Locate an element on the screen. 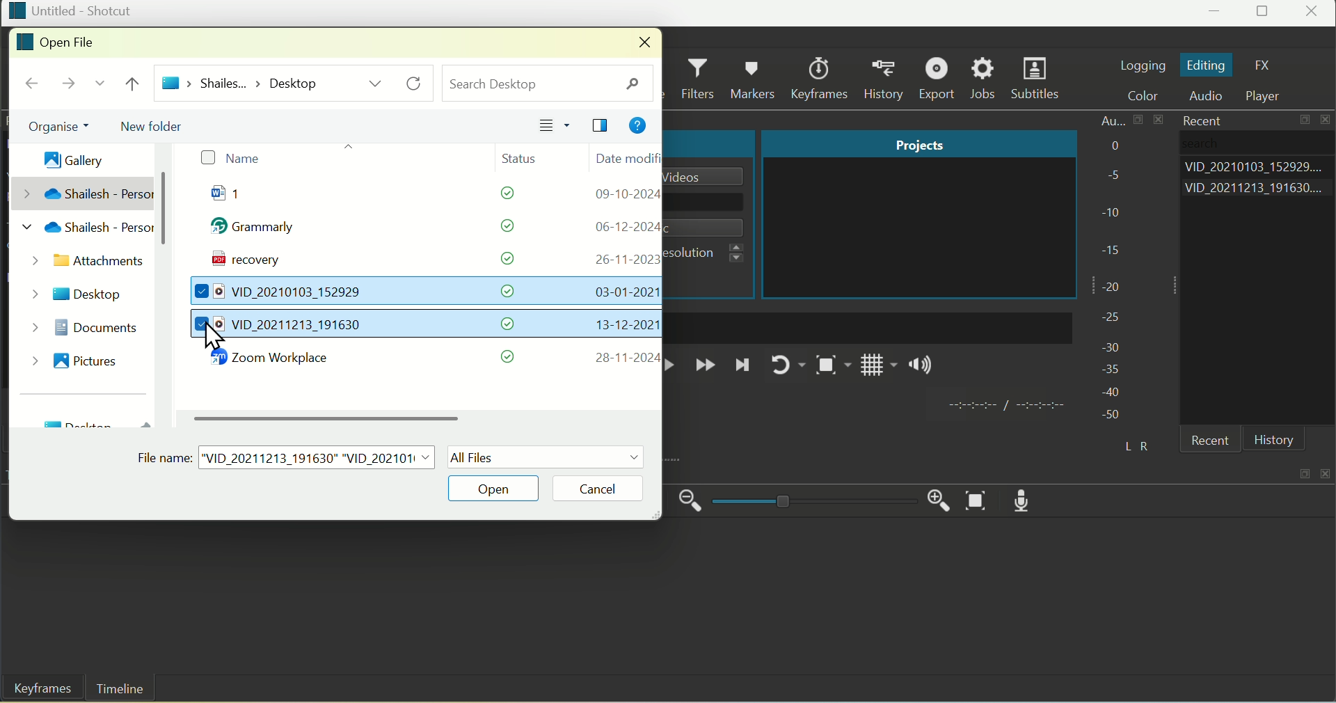  date is located at coordinates (625, 226).